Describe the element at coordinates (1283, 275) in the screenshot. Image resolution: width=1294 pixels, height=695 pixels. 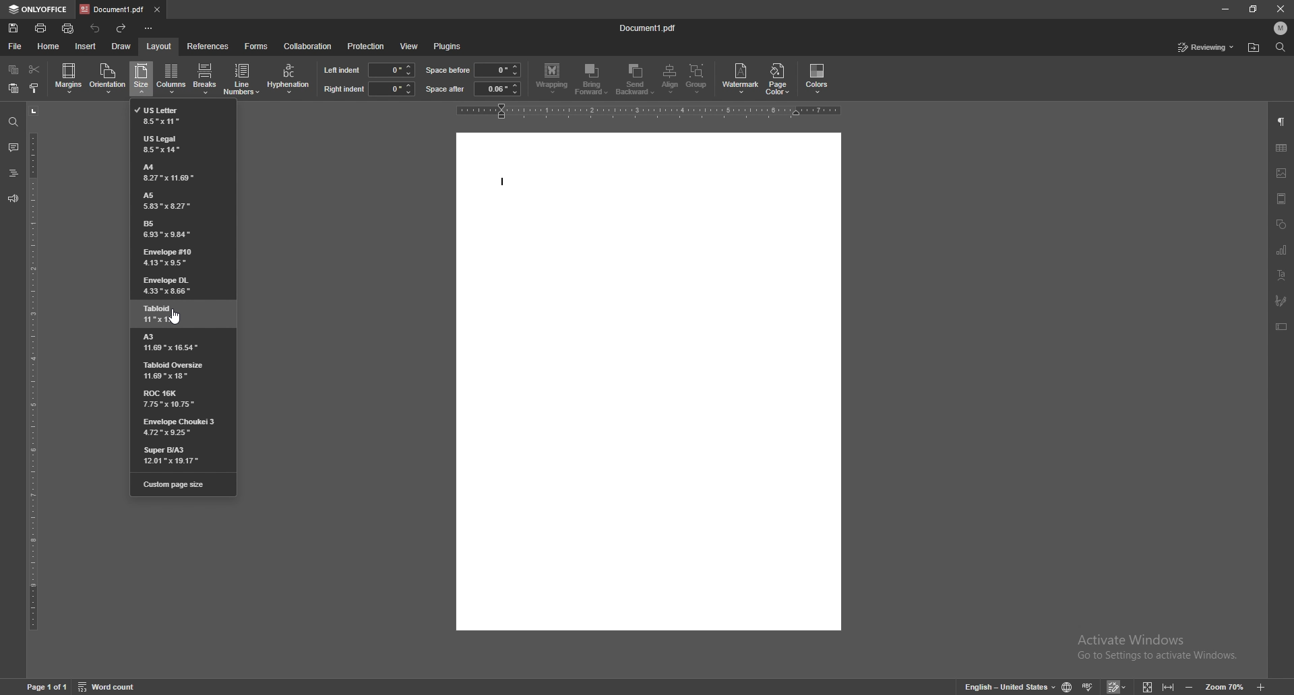
I see `text art` at that location.